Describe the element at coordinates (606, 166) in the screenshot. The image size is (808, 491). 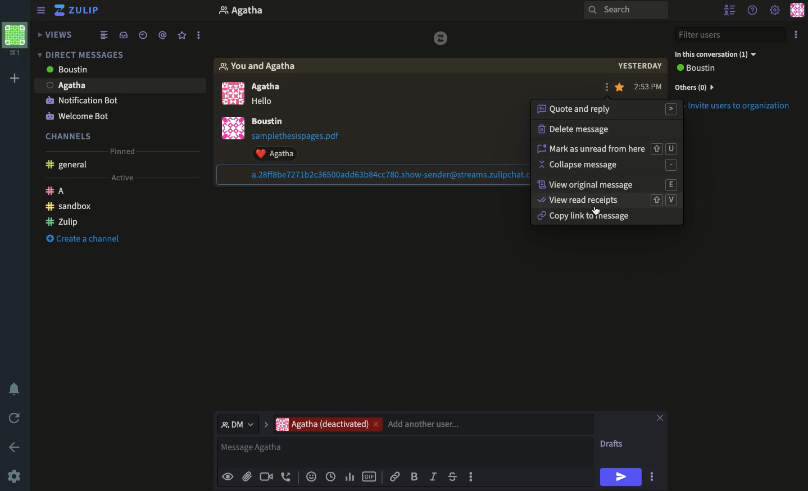
I see `Collapse message` at that location.